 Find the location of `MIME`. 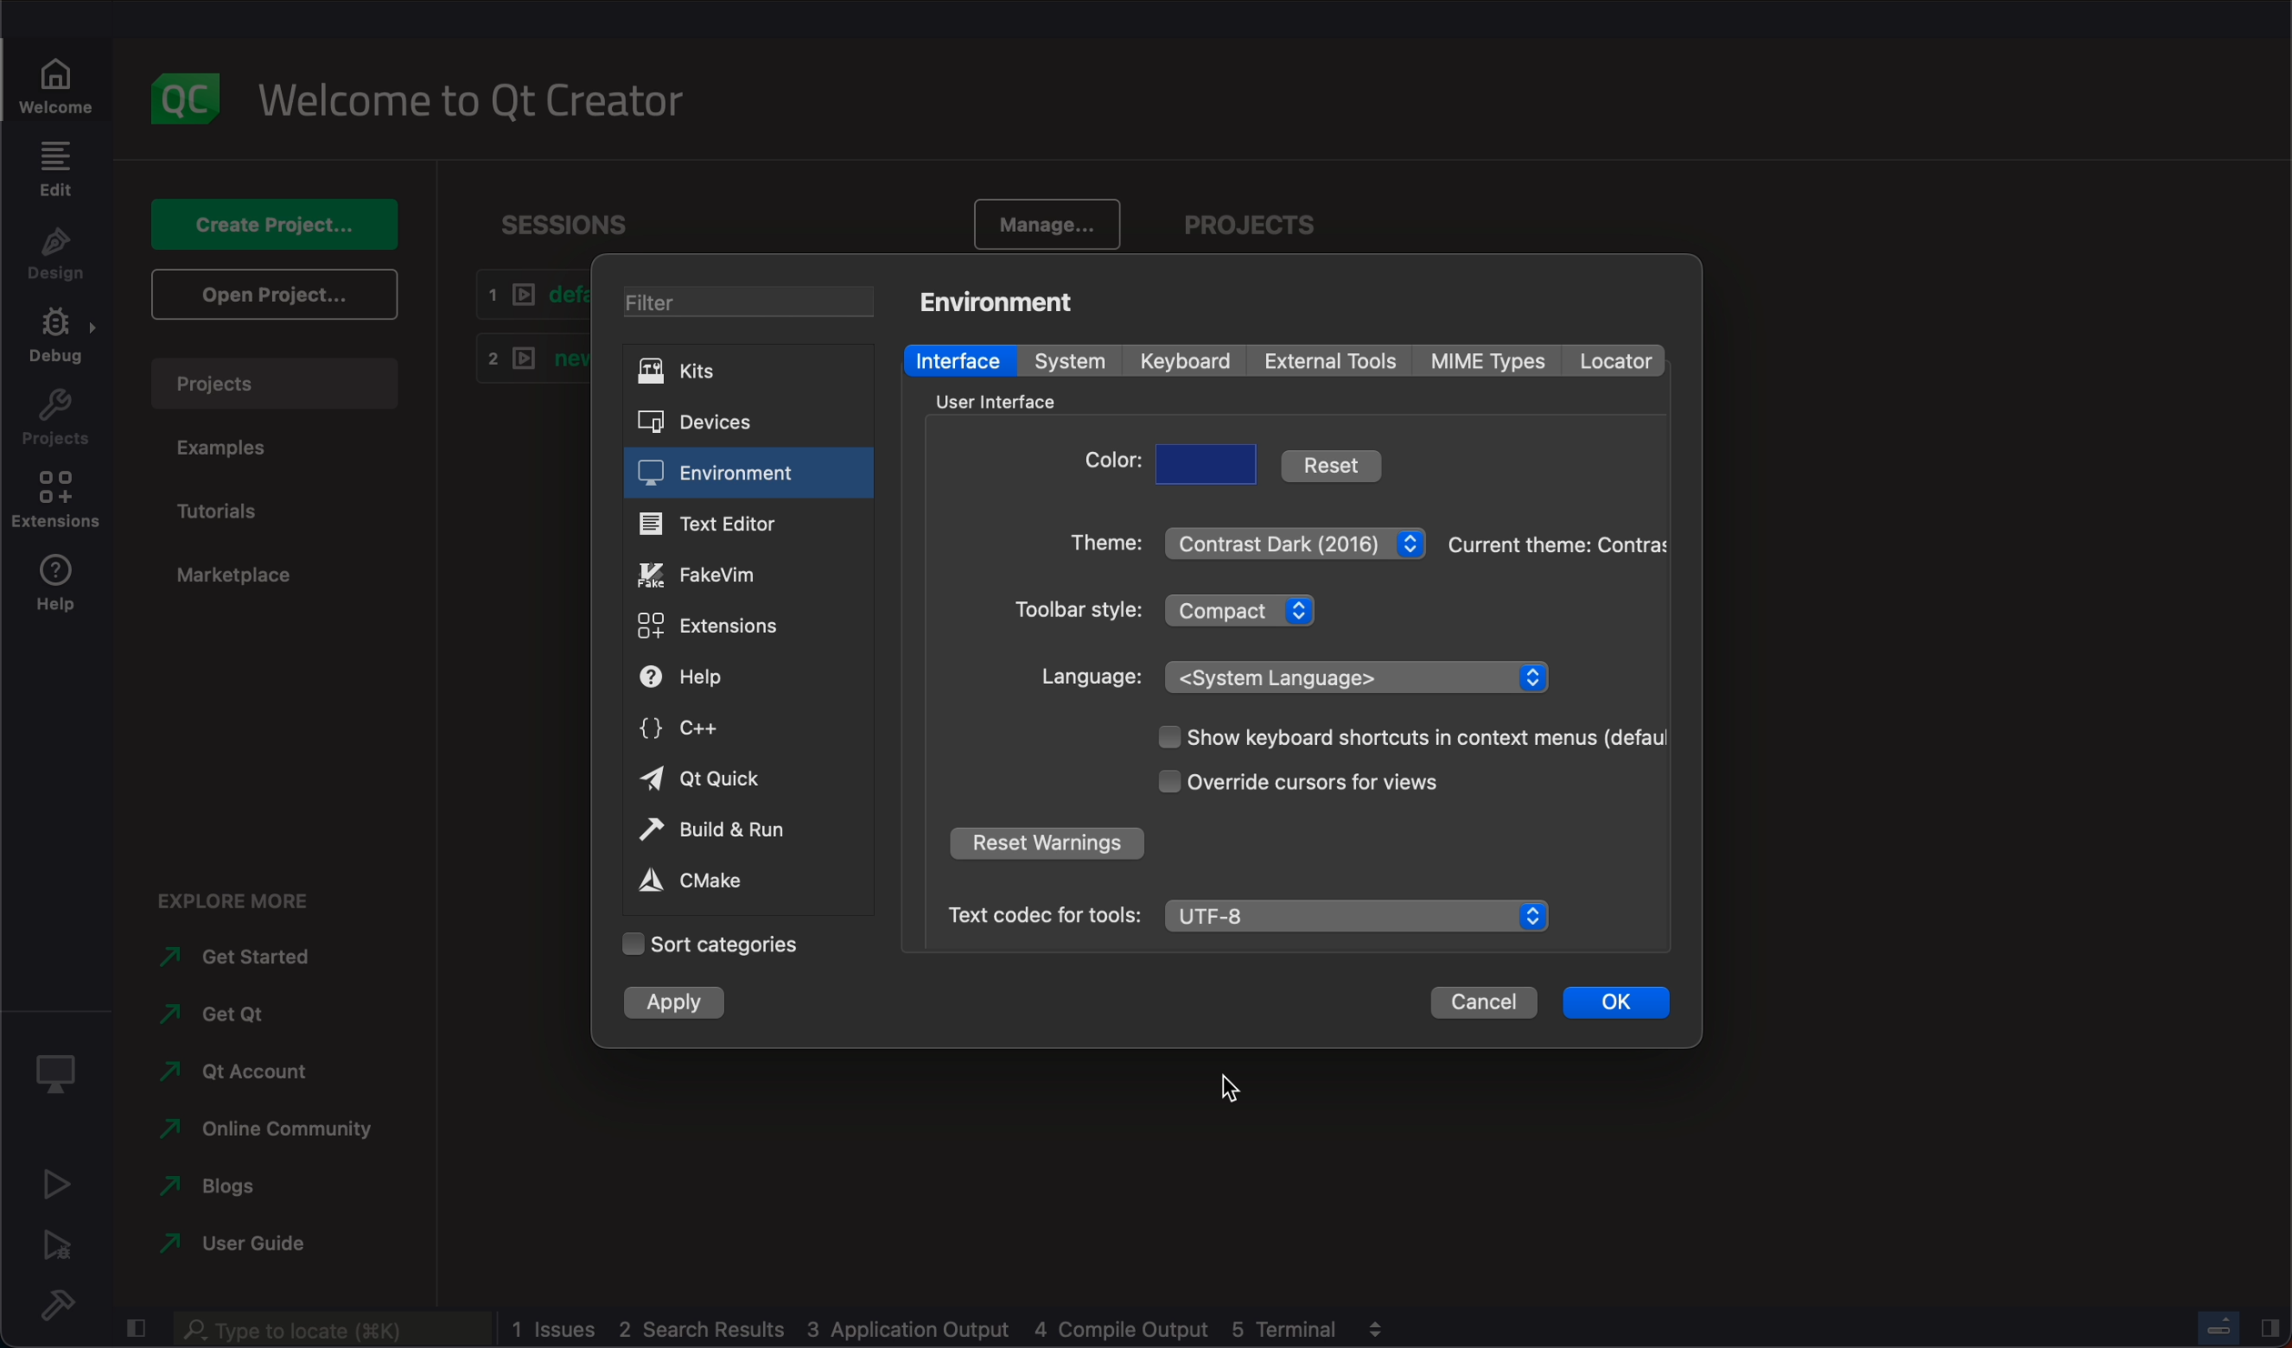

MIME is located at coordinates (1491, 361).